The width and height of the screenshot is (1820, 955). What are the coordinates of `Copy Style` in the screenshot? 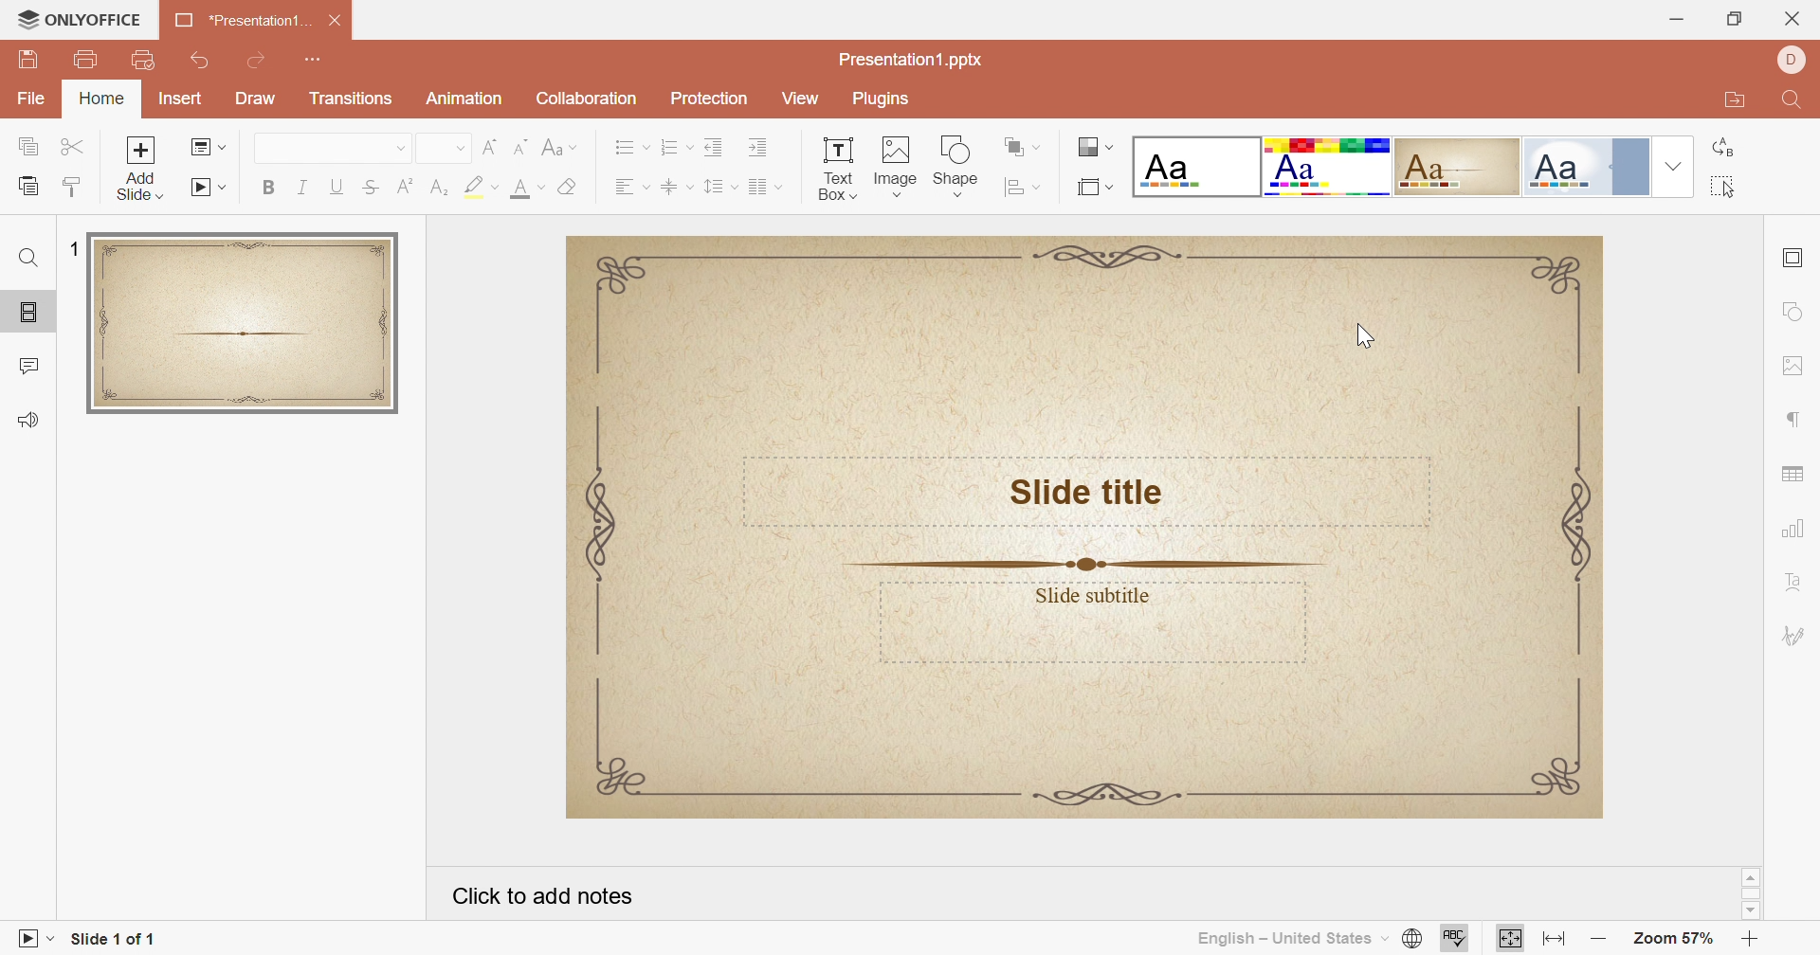 It's located at (77, 184).